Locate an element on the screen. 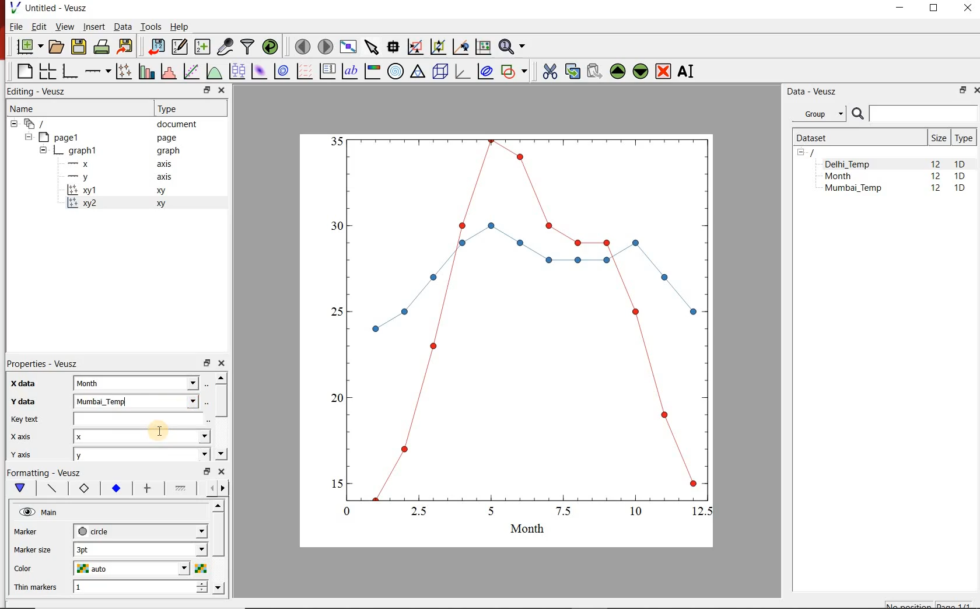 This screenshot has width=980, height=609. Main formatting is located at coordinates (18, 488).